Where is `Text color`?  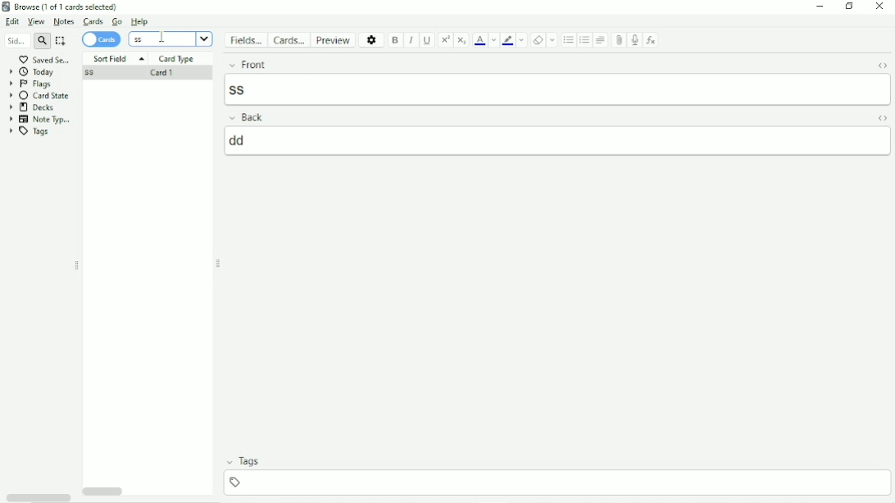 Text color is located at coordinates (479, 40).